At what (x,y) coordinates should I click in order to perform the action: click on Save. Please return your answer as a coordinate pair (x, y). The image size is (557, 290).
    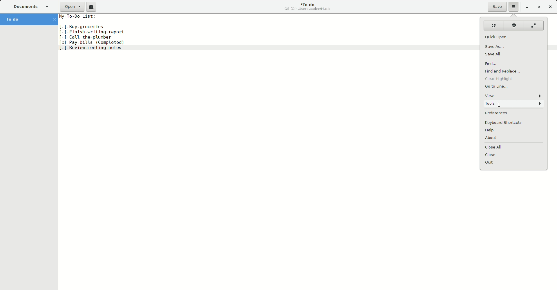
    Looking at the image, I should click on (498, 7).